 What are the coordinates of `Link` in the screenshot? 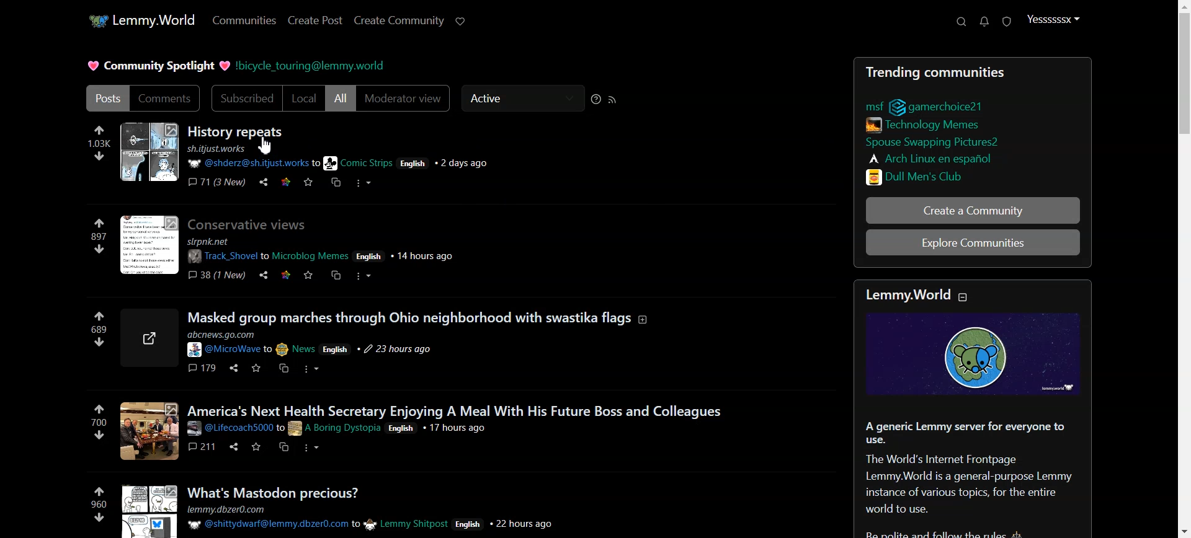 It's located at (286, 182).